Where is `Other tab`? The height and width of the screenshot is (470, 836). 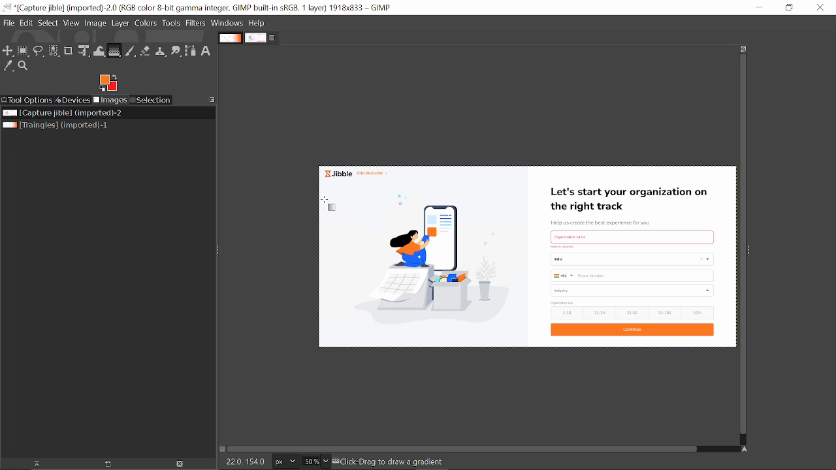 Other tab is located at coordinates (230, 38).